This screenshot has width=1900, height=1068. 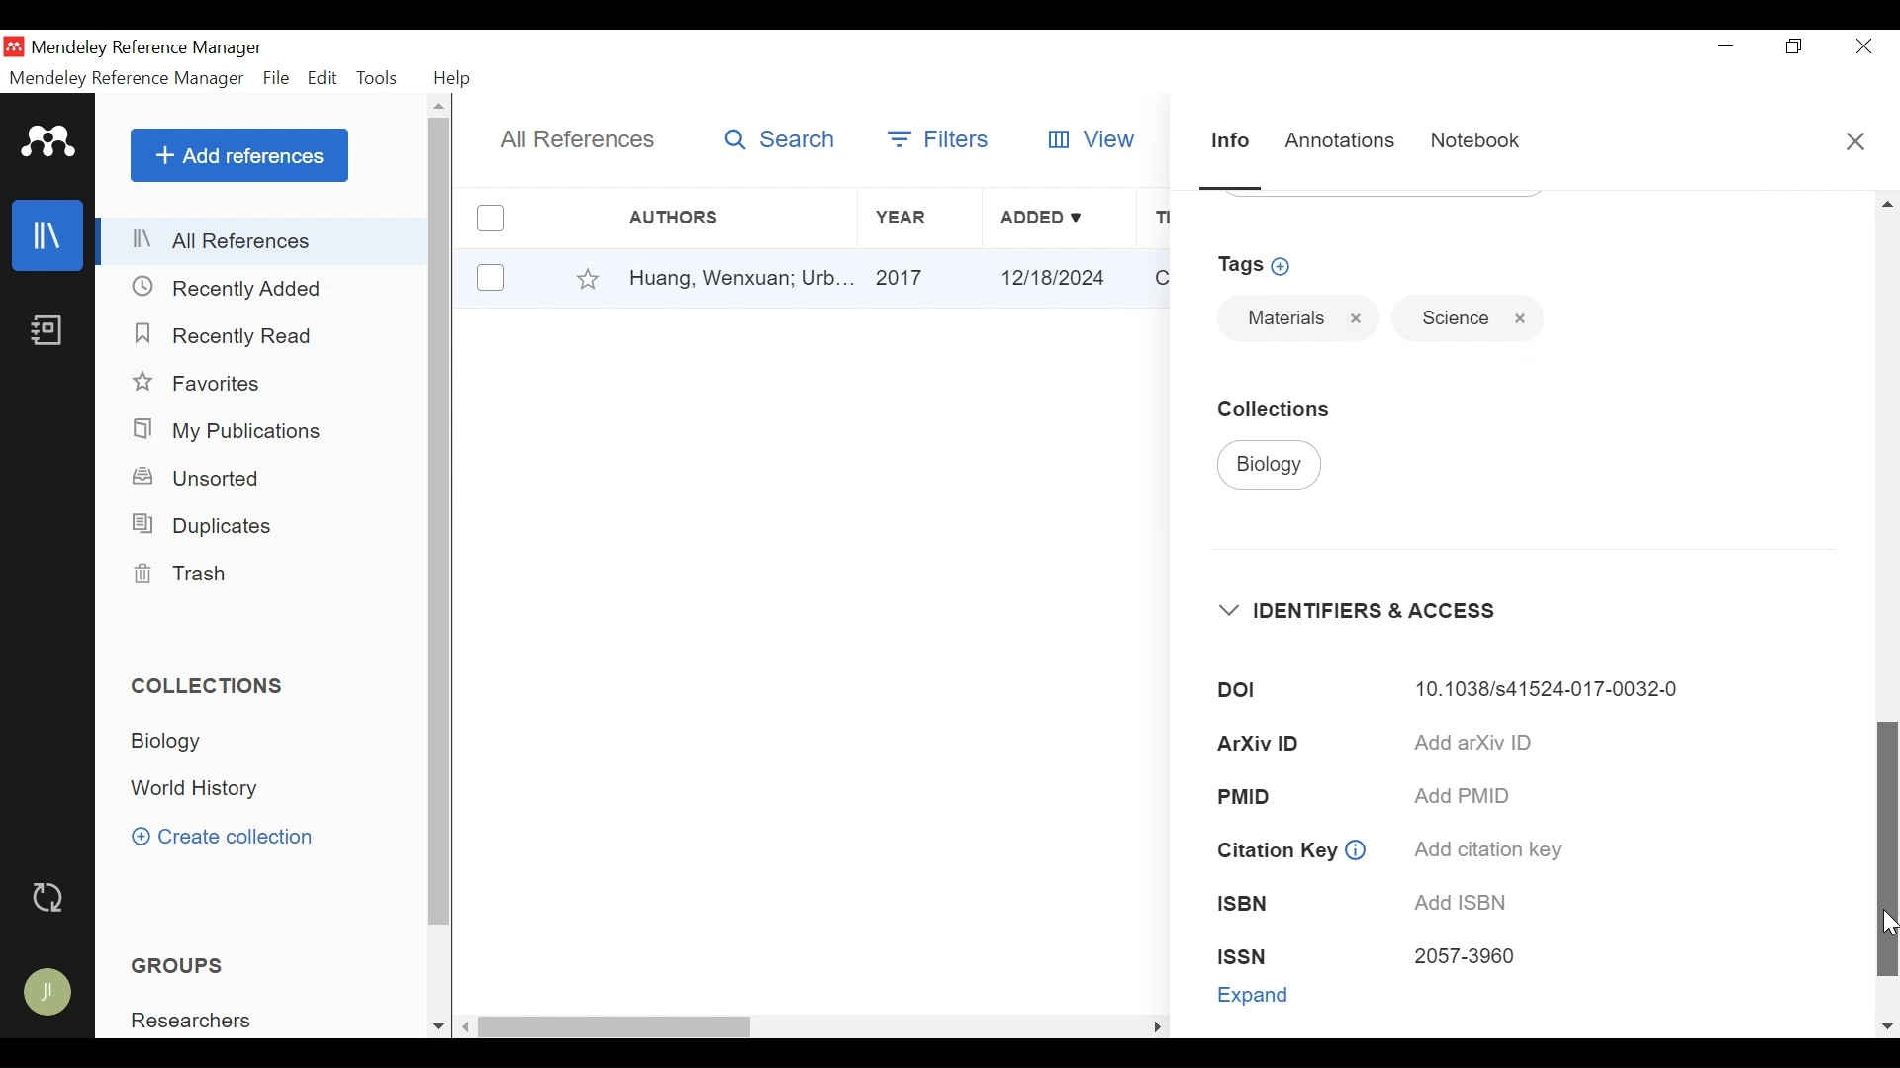 What do you see at coordinates (48, 142) in the screenshot?
I see `Mendeley ` at bounding box center [48, 142].